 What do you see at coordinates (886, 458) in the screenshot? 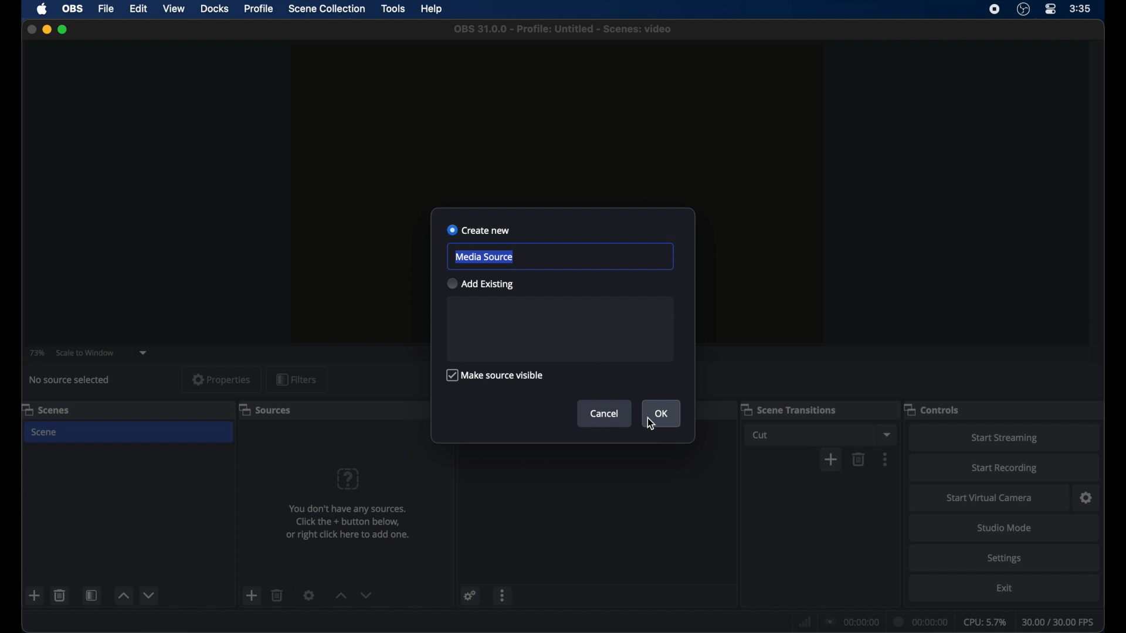
I see `more options` at bounding box center [886, 458].